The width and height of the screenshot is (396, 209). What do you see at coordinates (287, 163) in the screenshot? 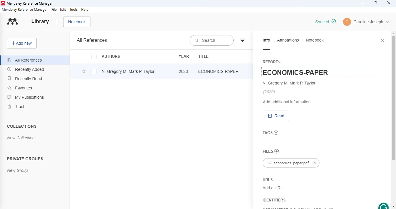
I see `economics_paper.pdf` at bounding box center [287, 163].